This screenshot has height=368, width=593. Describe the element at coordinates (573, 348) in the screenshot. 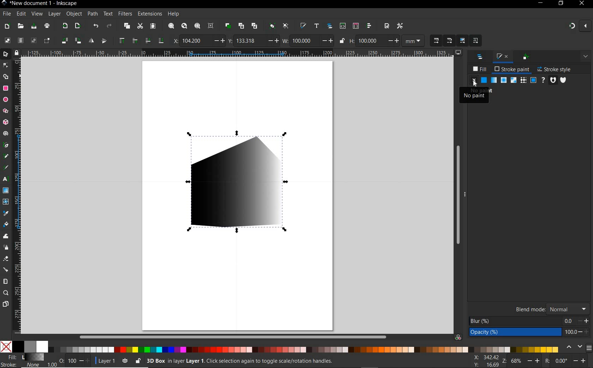

I see `scroll color options` at that location.